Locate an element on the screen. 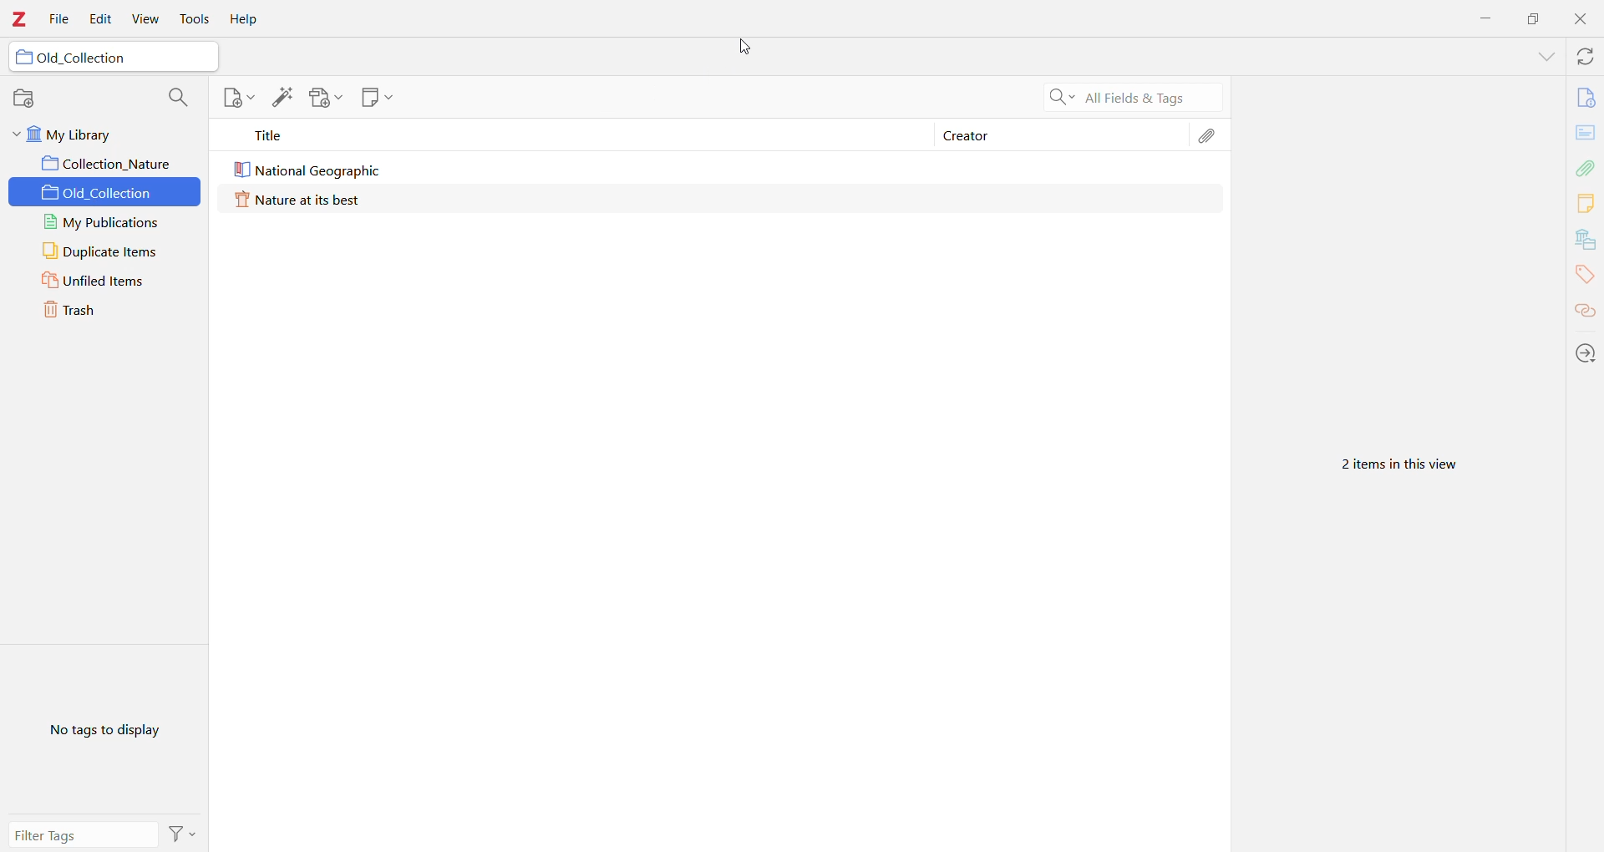 This screenshot has height=852, width=1604. My Library is located at coordinates (104, 132).